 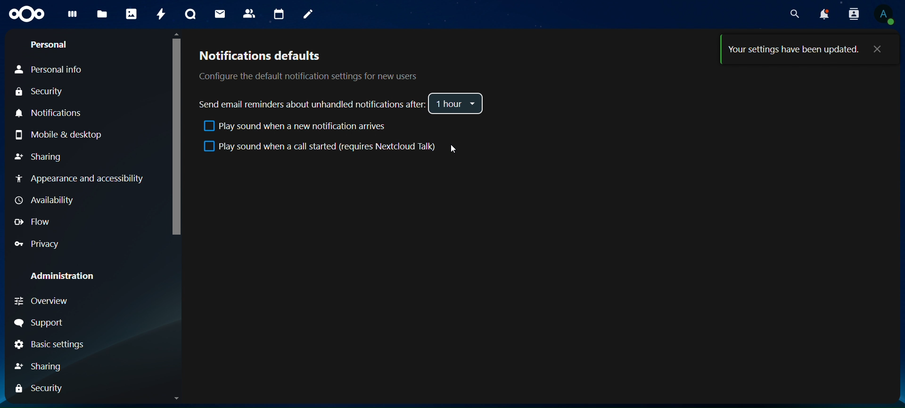 What do you see at coordinates (47, 201) in the screenshot?
I see `Availability` at bounding box center [47, 201].